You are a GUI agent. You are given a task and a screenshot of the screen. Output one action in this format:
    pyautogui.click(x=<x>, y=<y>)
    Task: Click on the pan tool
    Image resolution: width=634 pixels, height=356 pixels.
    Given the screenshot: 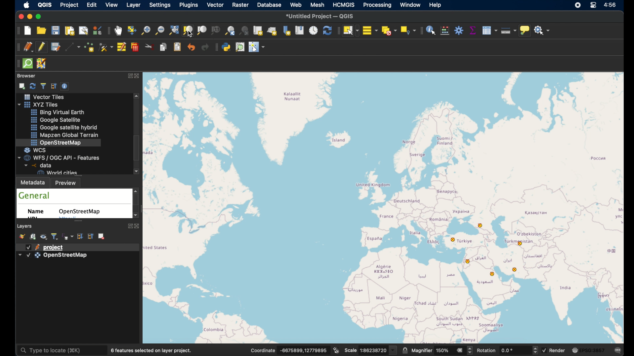 What is the action you would take?
    pyautogui.click(x=118, y=31)
    